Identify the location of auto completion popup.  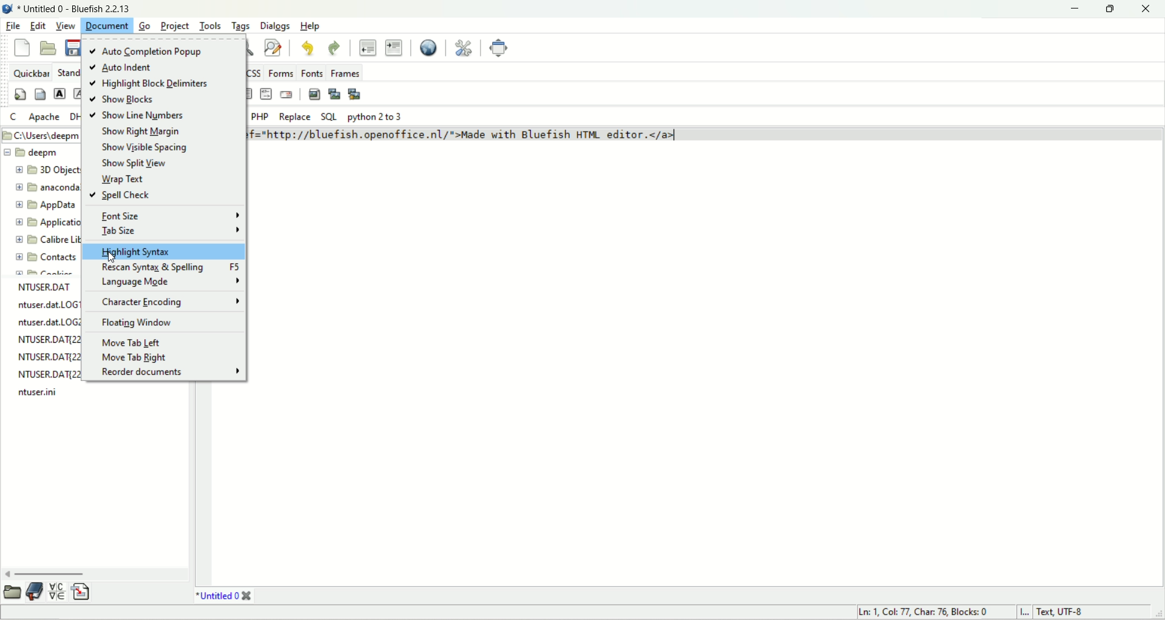
(157, 50).